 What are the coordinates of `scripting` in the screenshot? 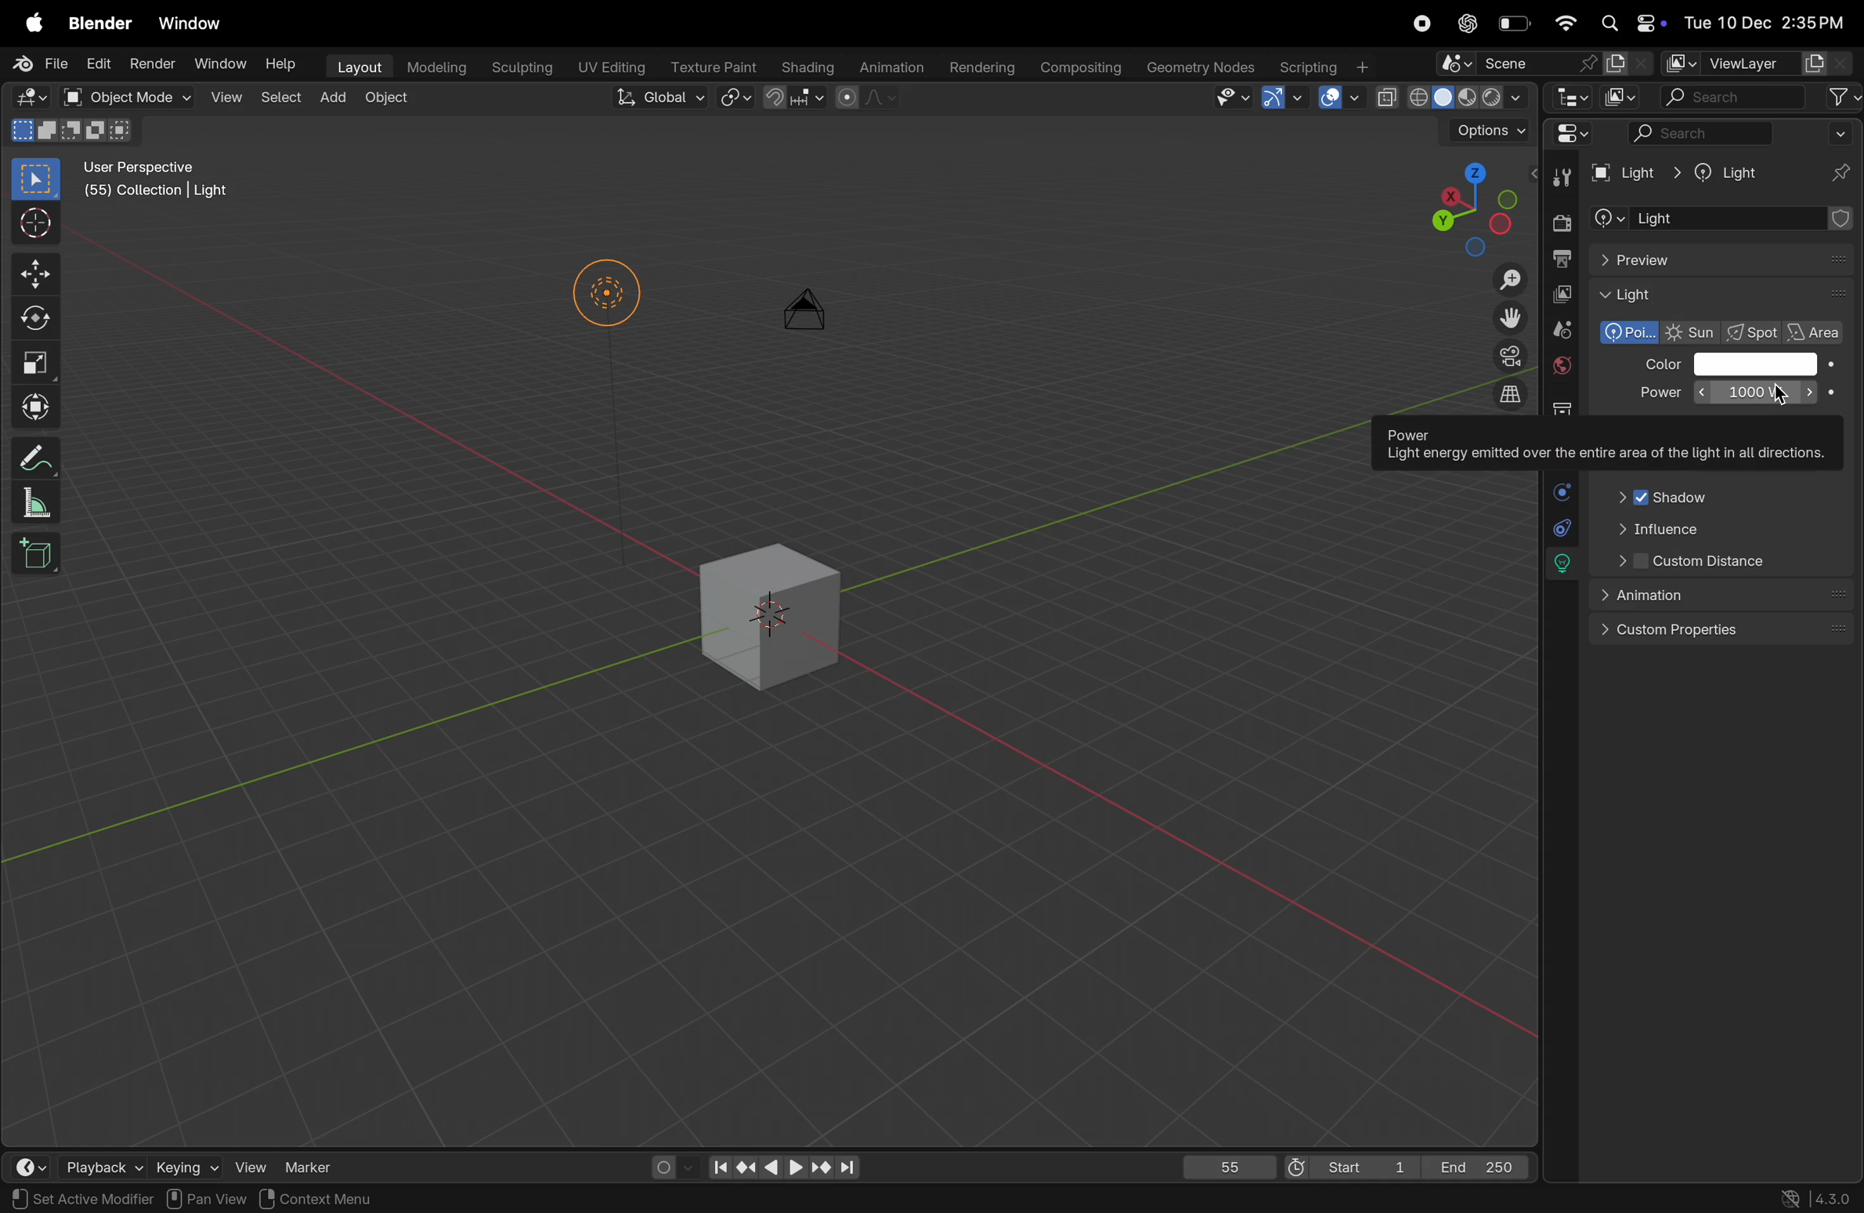 It's located at (1326, 67).